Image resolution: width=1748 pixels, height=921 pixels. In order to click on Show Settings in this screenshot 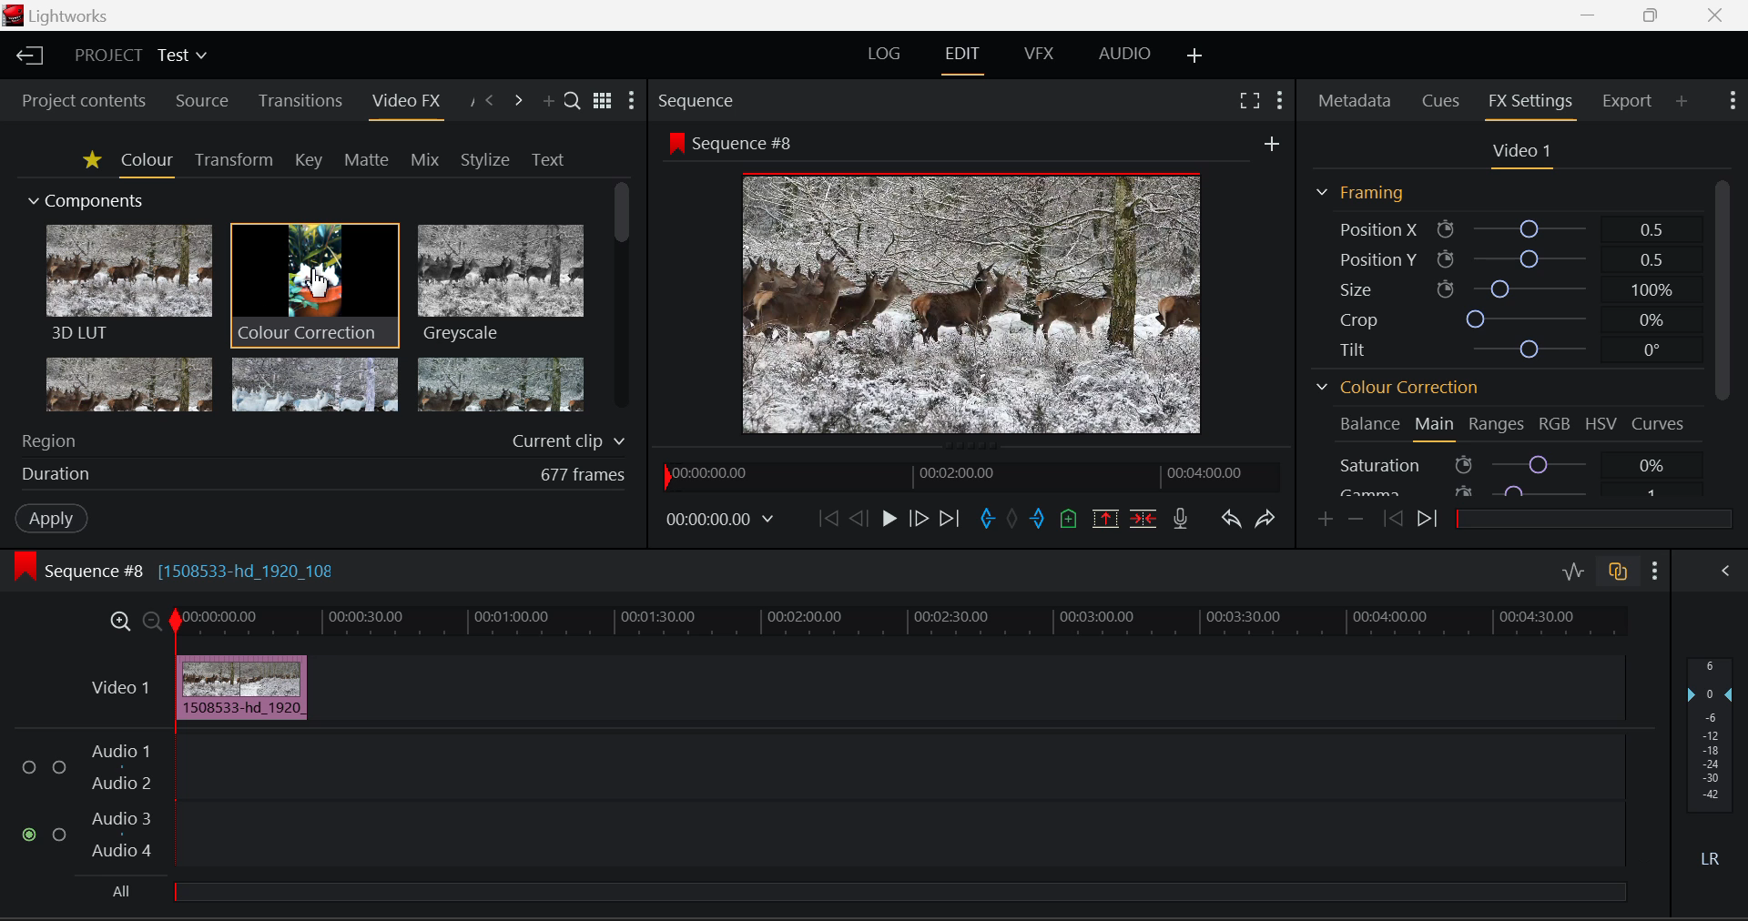, I will do `click(632, 100)`.